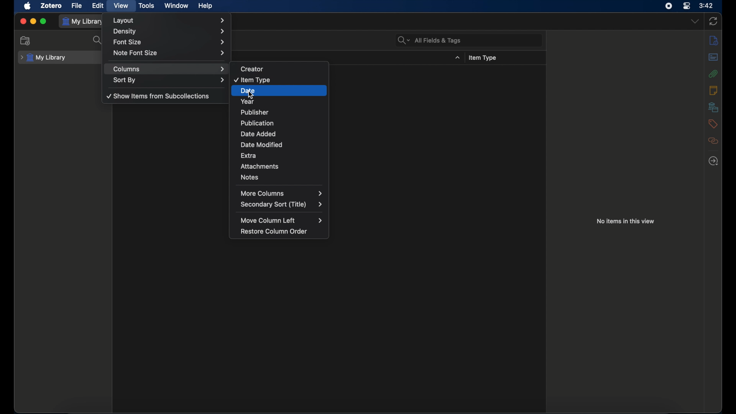 The image size is (736, 414). I want to click on show items from sub collections, so click(159, 96).